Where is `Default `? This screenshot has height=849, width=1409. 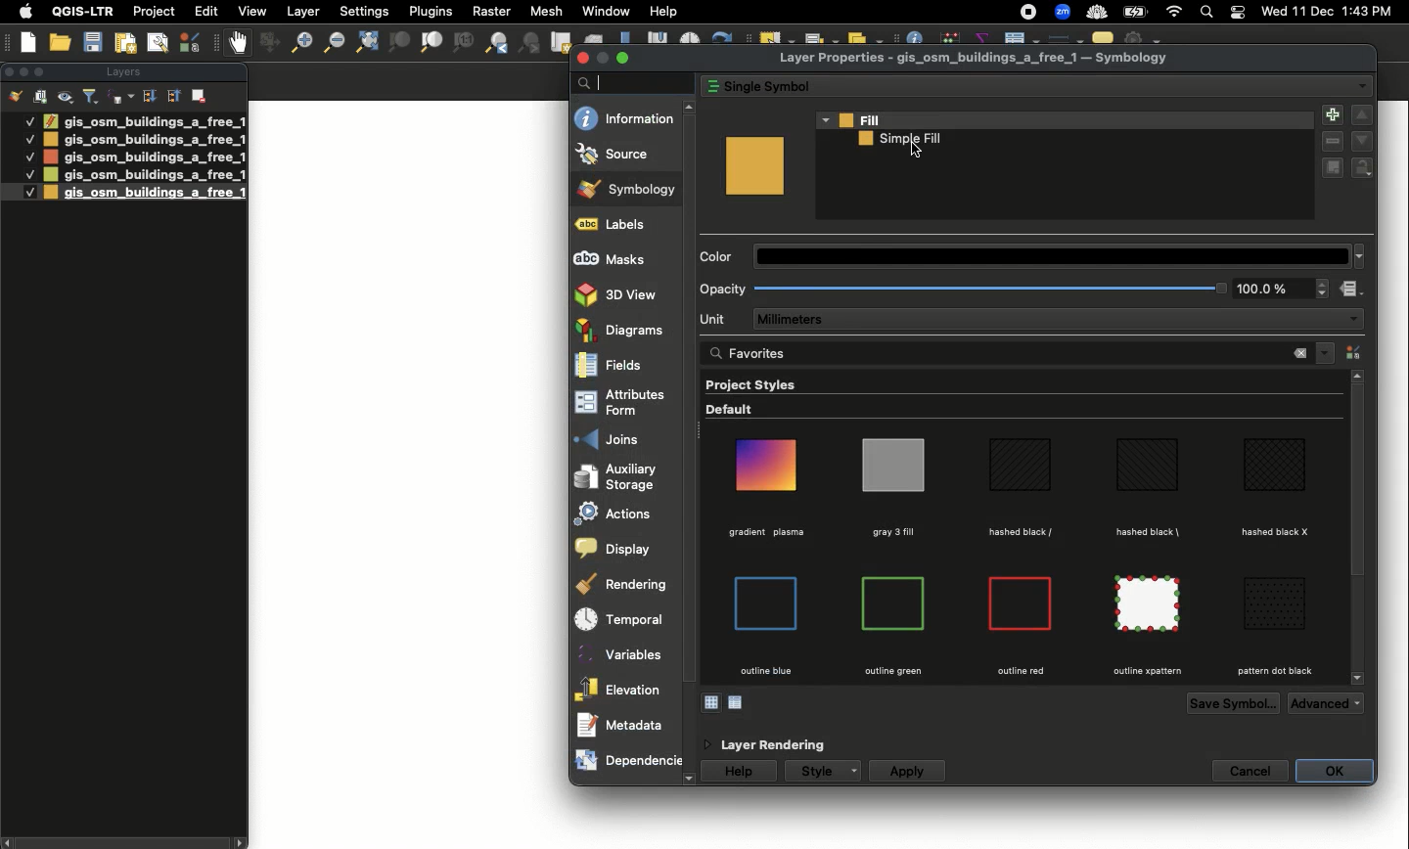 Default  is located at coordinates (734, 411).